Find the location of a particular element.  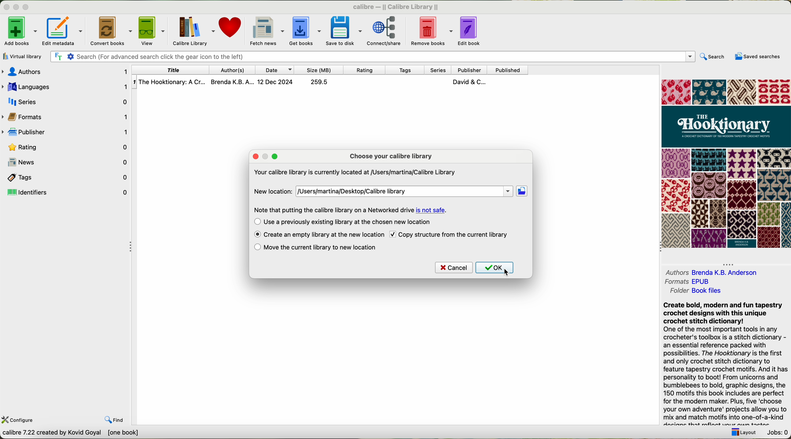

remove books is located at coordinates (429, 31).